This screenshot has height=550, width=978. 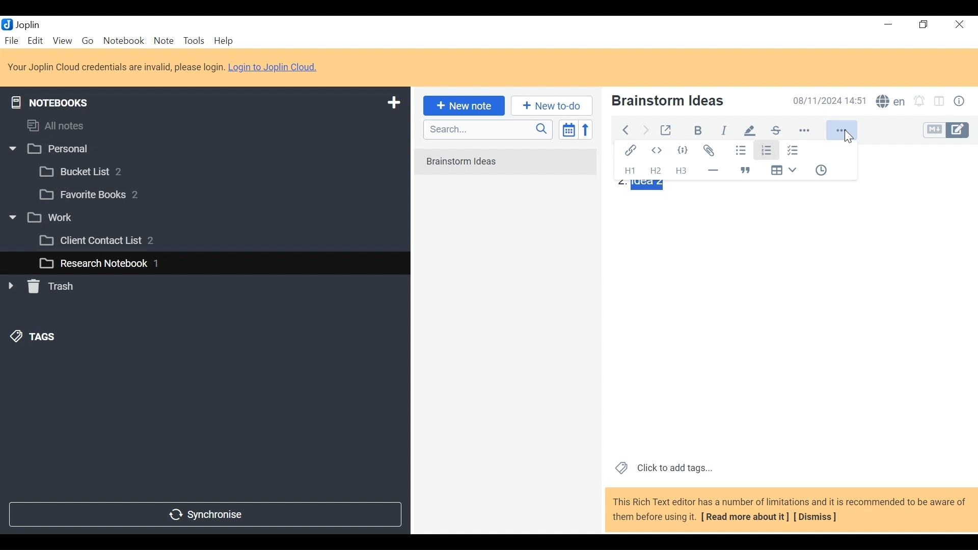 I want to click on Headings, so click(x=686, y=171).